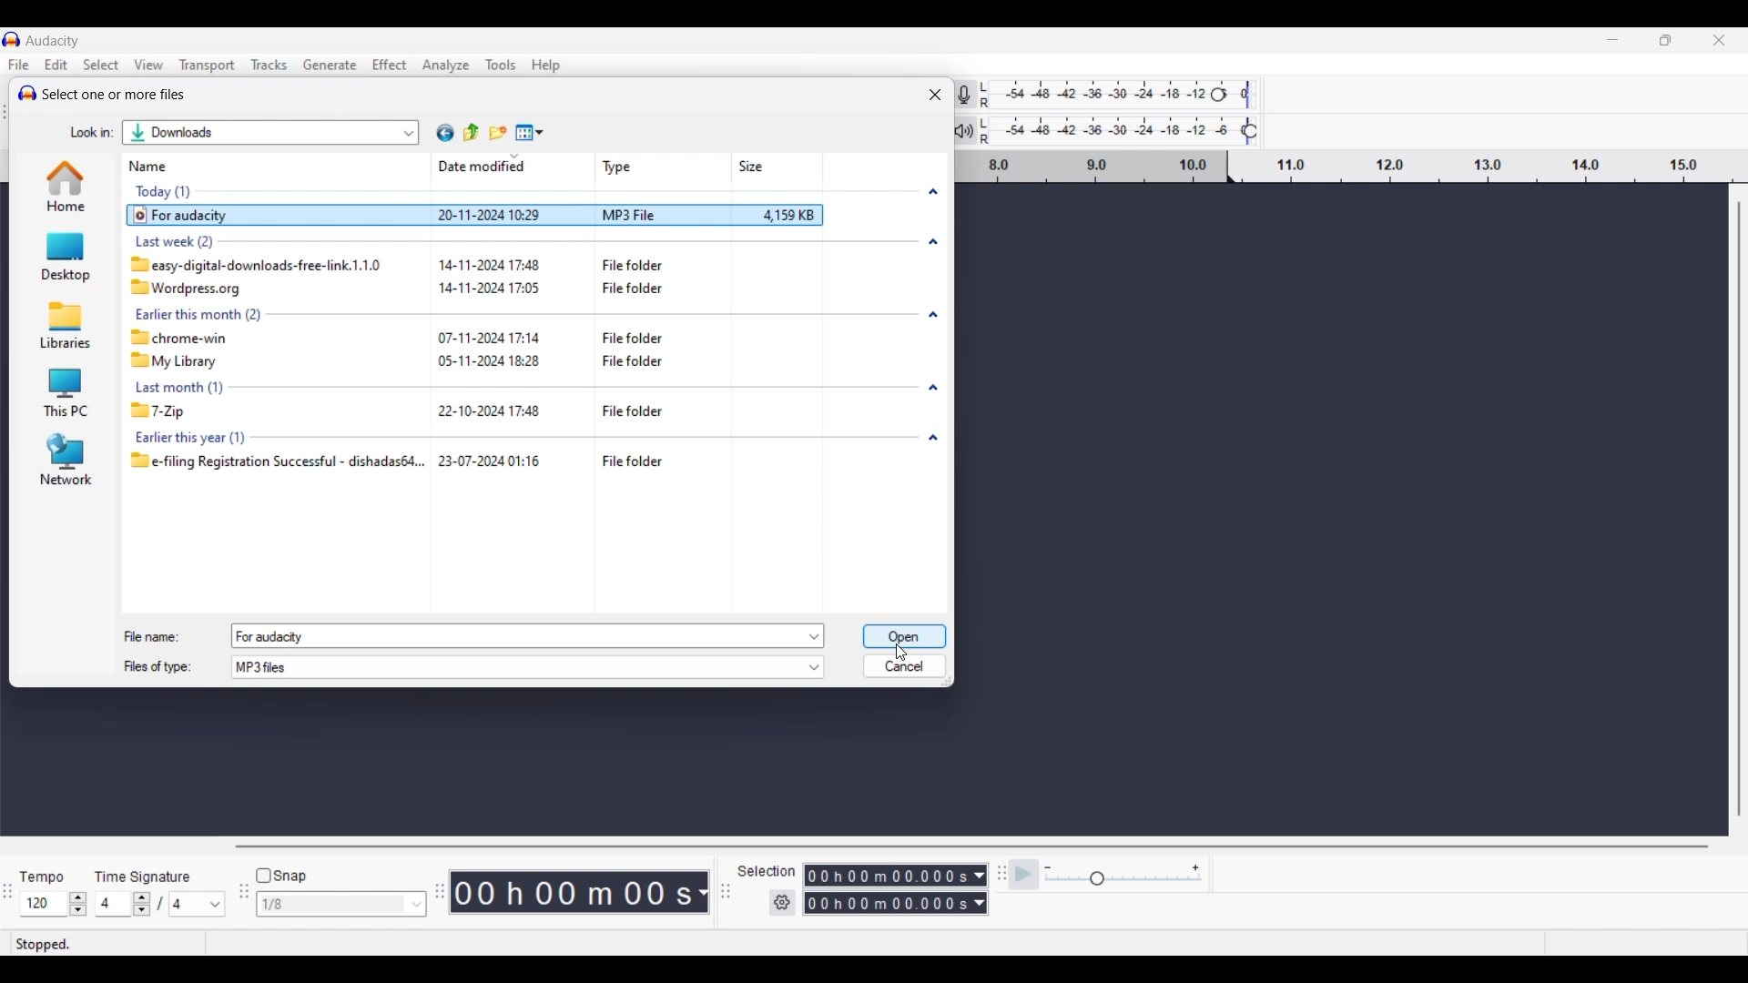  What do you see at coordinates (330, 65) in the screenshot?
I see `Generate menu` at bounding box center [330, 65].